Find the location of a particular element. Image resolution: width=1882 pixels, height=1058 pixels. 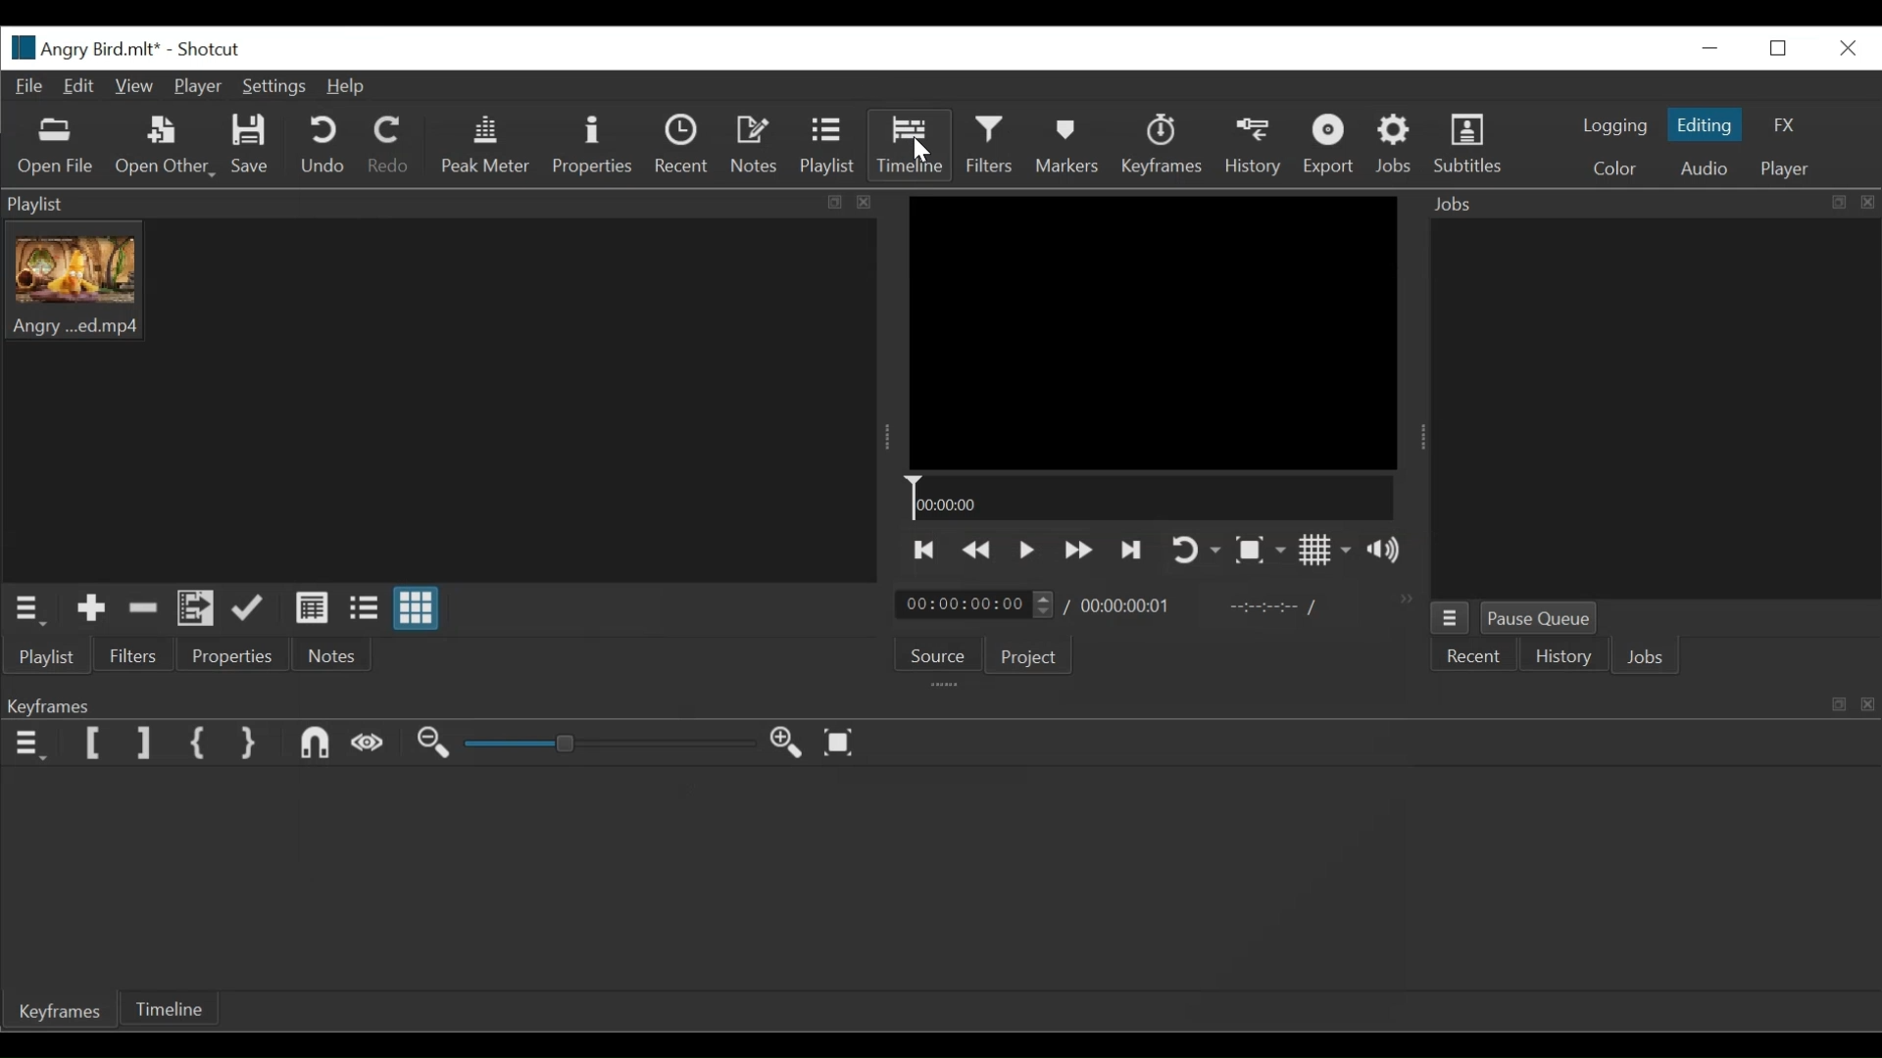

 is located at coordinates (1616, 127).